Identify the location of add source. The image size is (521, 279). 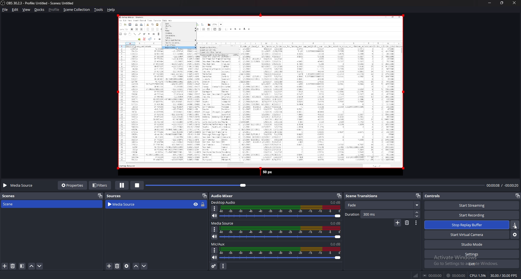
(109, 266).